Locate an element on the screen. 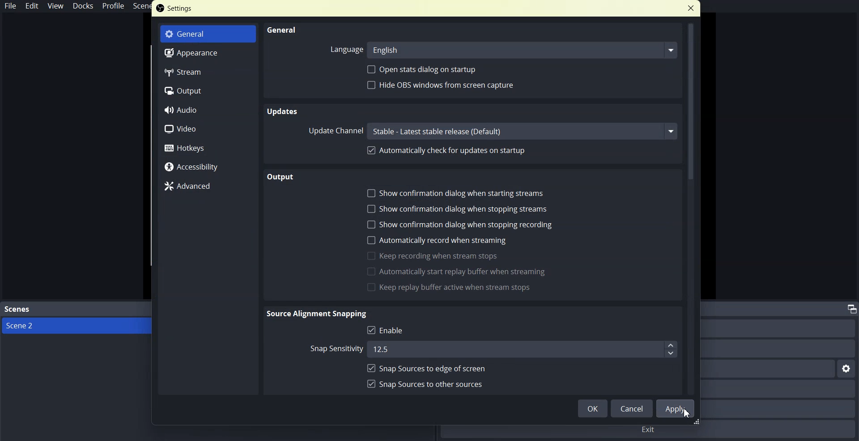 The image size is (859, 441). Hyde ops window from screen capture is located at coordinates (441, 86).